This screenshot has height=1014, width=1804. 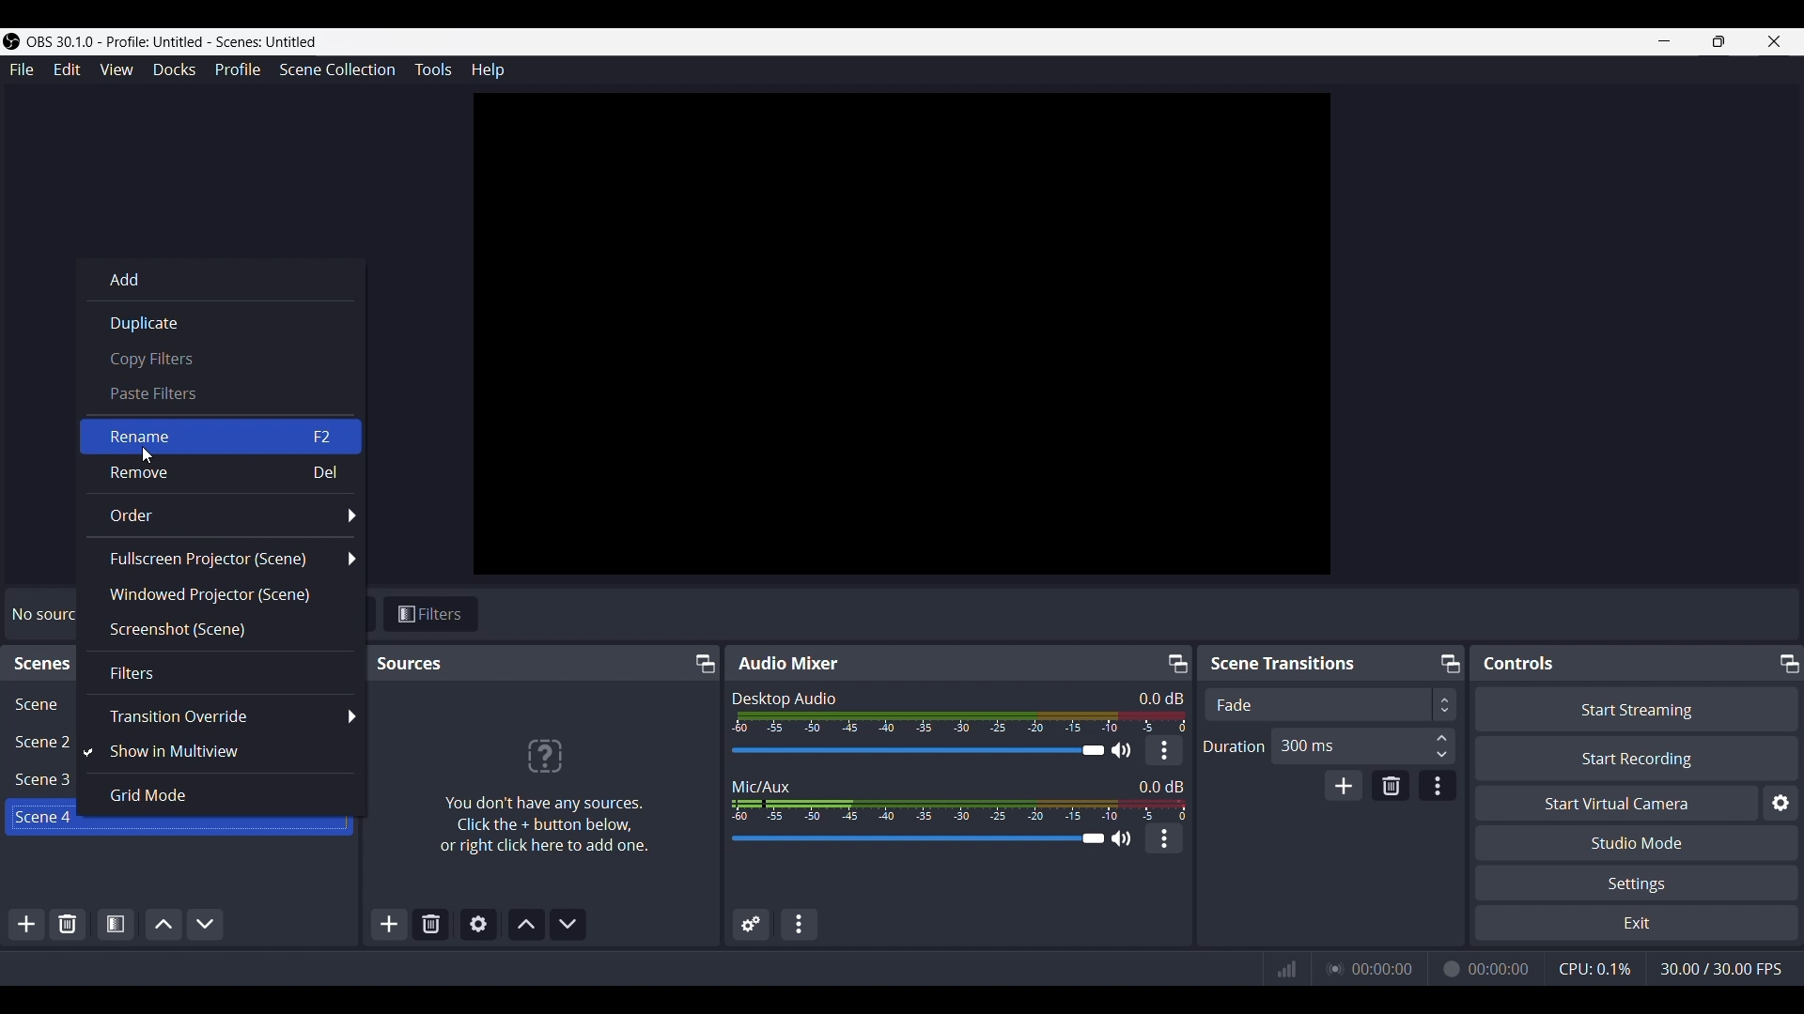 I want to click on kebab menu, so click(x=1165, y=838).